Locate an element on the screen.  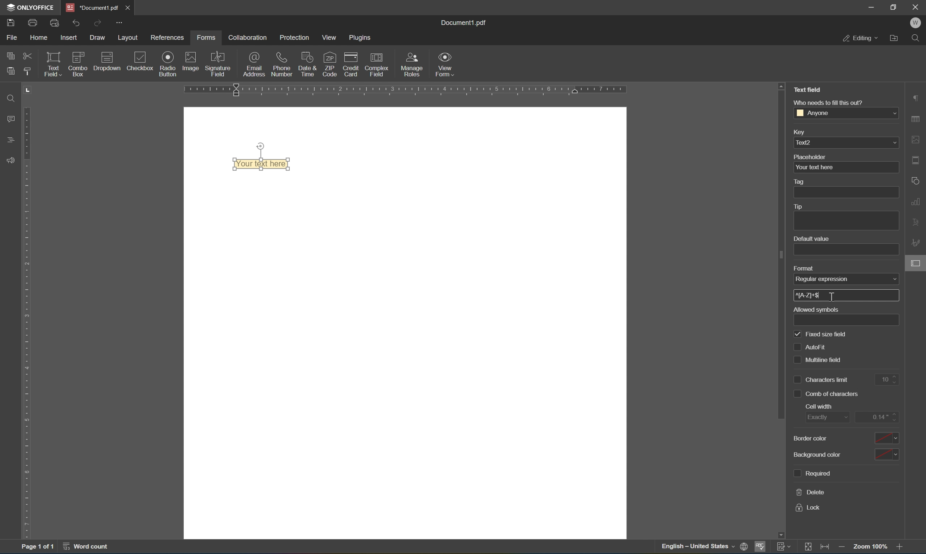
form settings is located at coordinates (916, 267).